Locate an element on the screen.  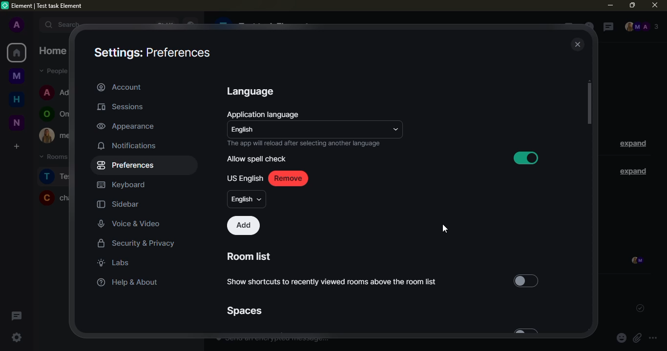
enabled is located at coordinates (527, 158).